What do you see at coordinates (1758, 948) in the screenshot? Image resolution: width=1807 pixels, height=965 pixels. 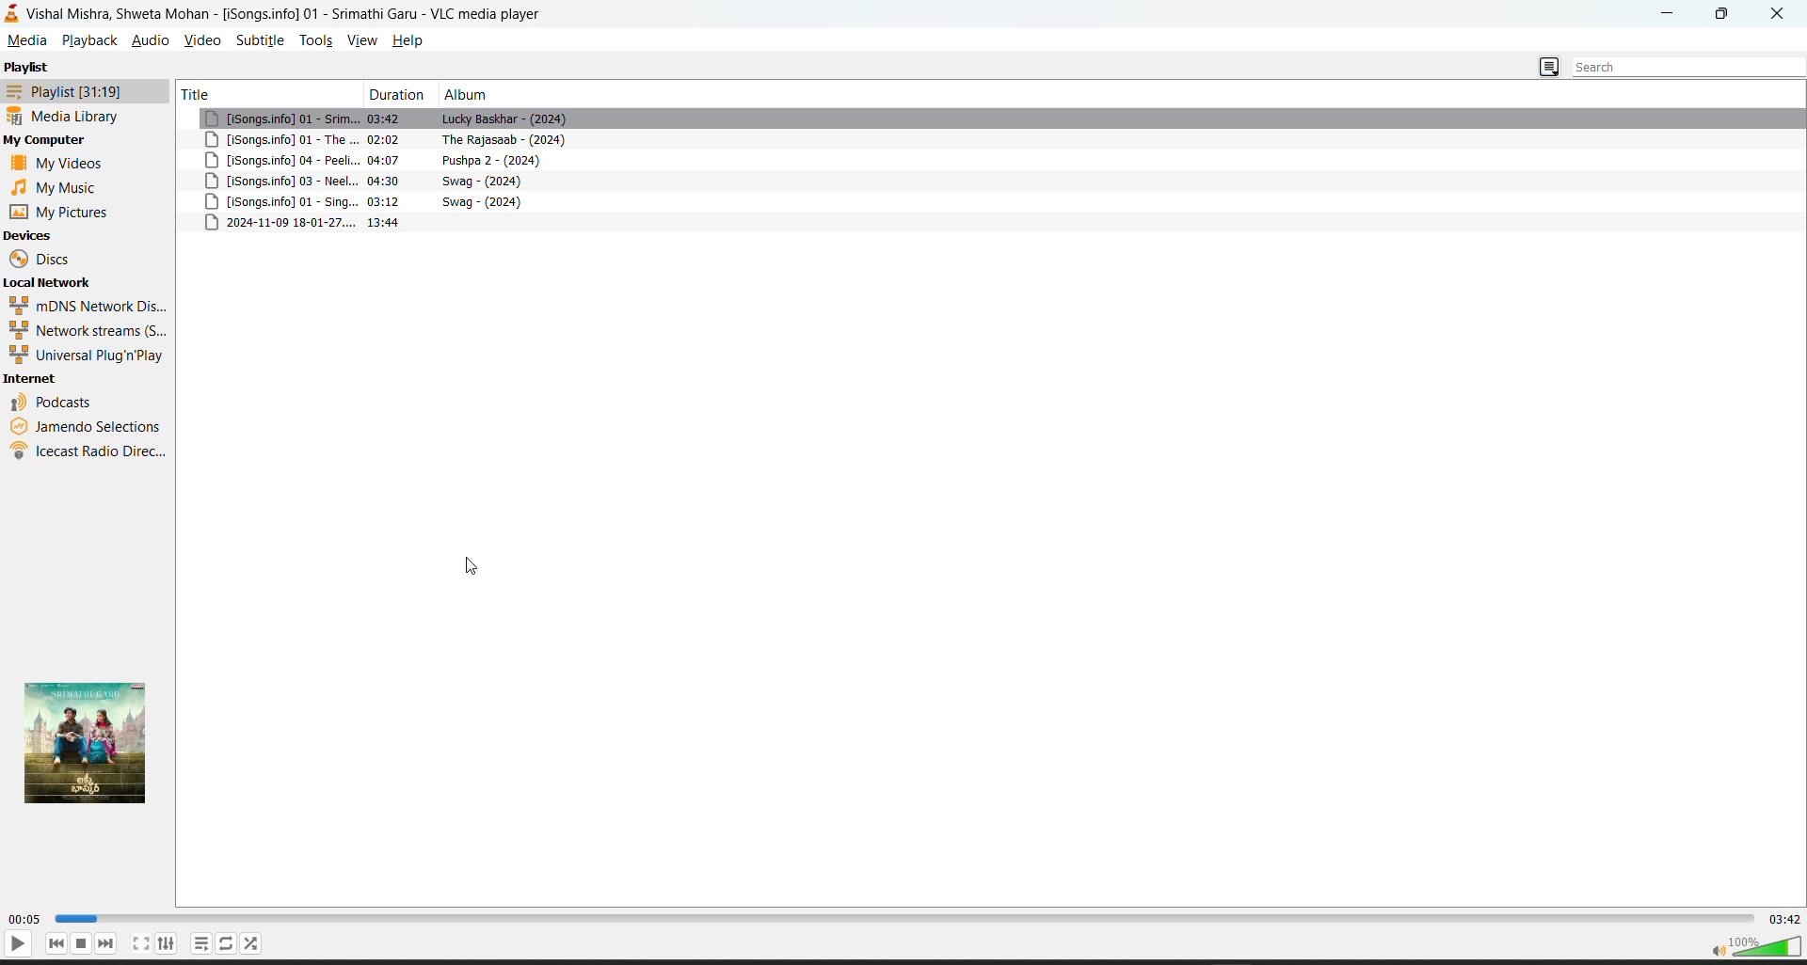 I see `volume` at bounding box center [1758, 948].